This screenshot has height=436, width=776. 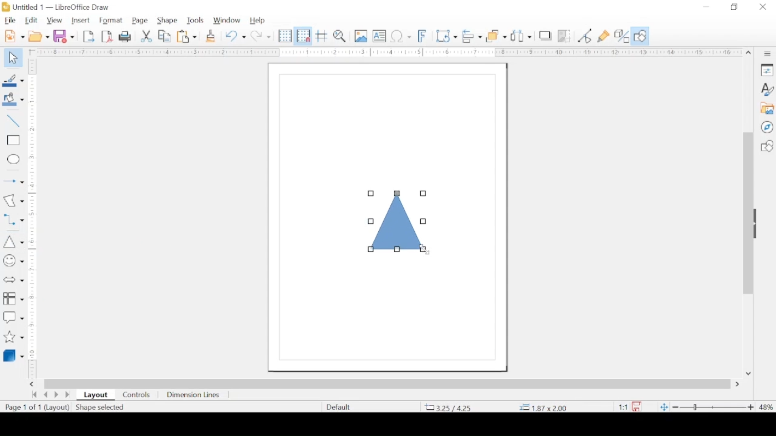 What do you see at coordinates (371, 193) in the screenshot?
I see `resize handle` at bounding box center [371, 193].